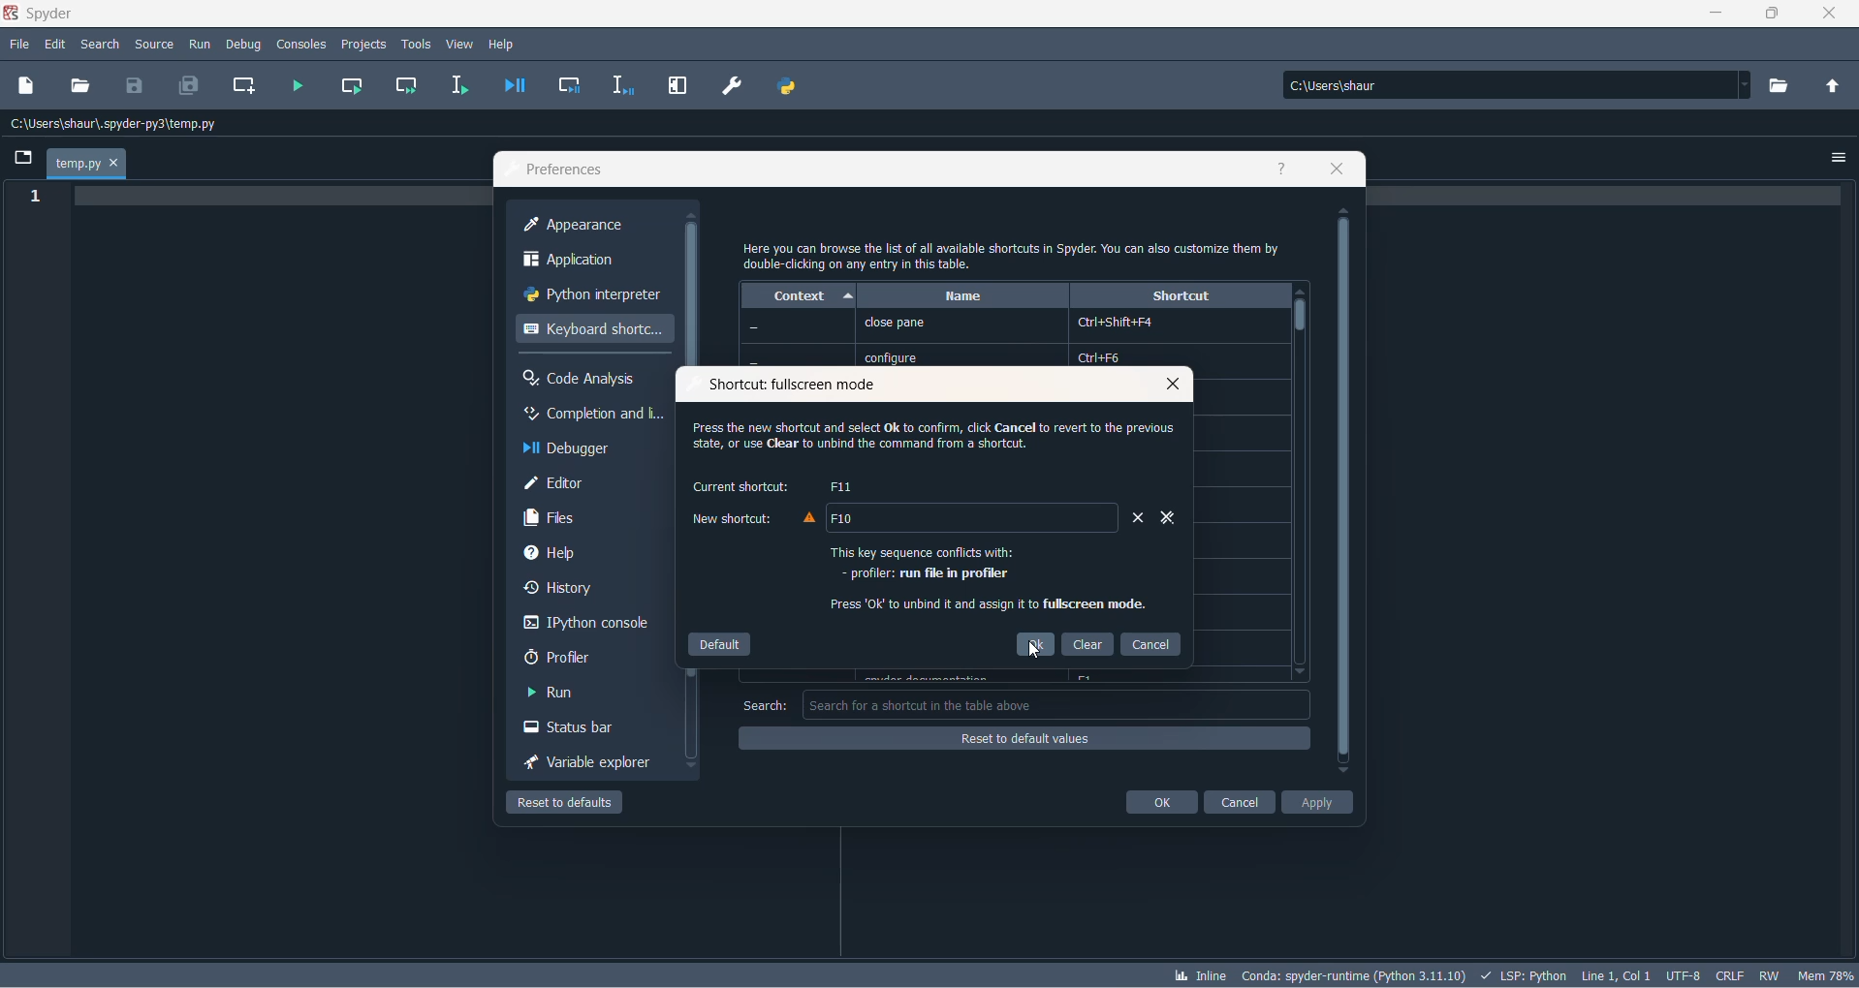 The width and height of the screenshot is (1859, 988). I want to click on create new cell, so click(241, 86).